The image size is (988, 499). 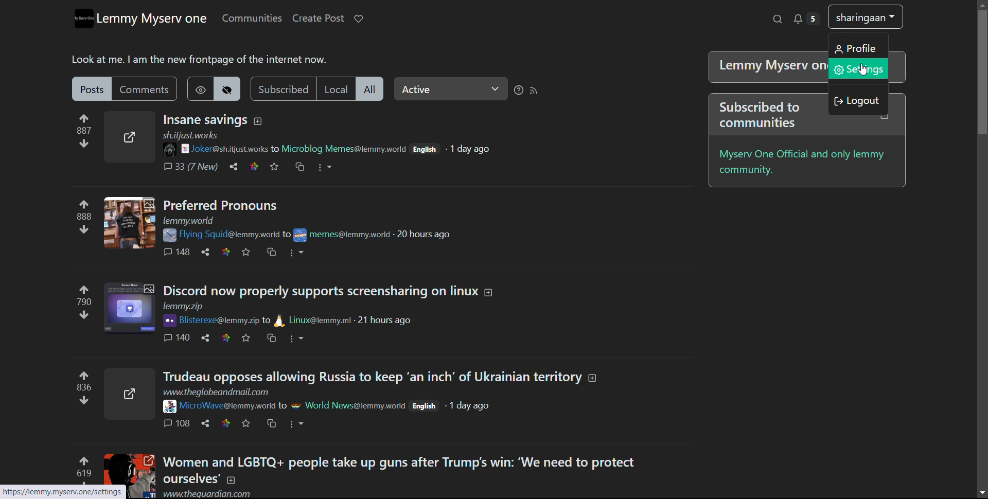 I want to click on favorites, so click(x=274, y=167).